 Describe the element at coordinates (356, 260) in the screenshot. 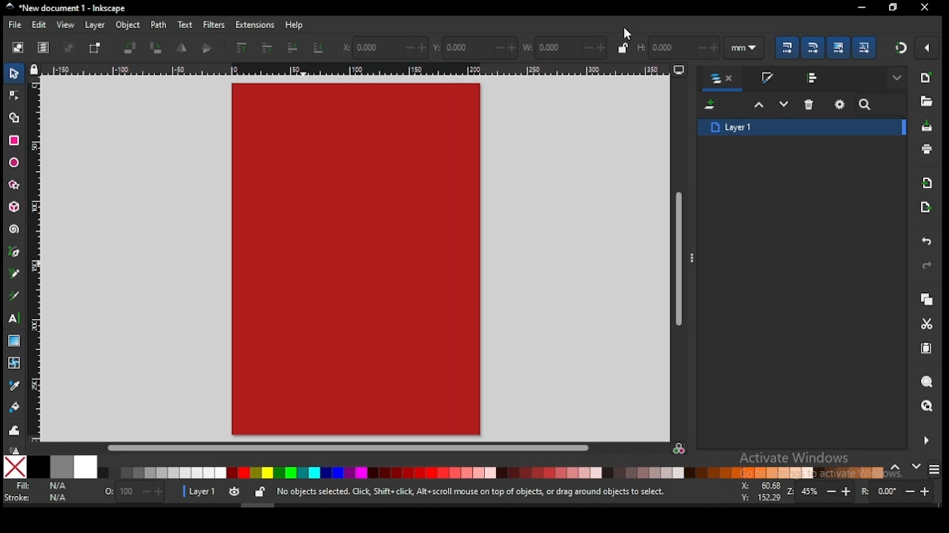

I see `document (red color)` at that location.